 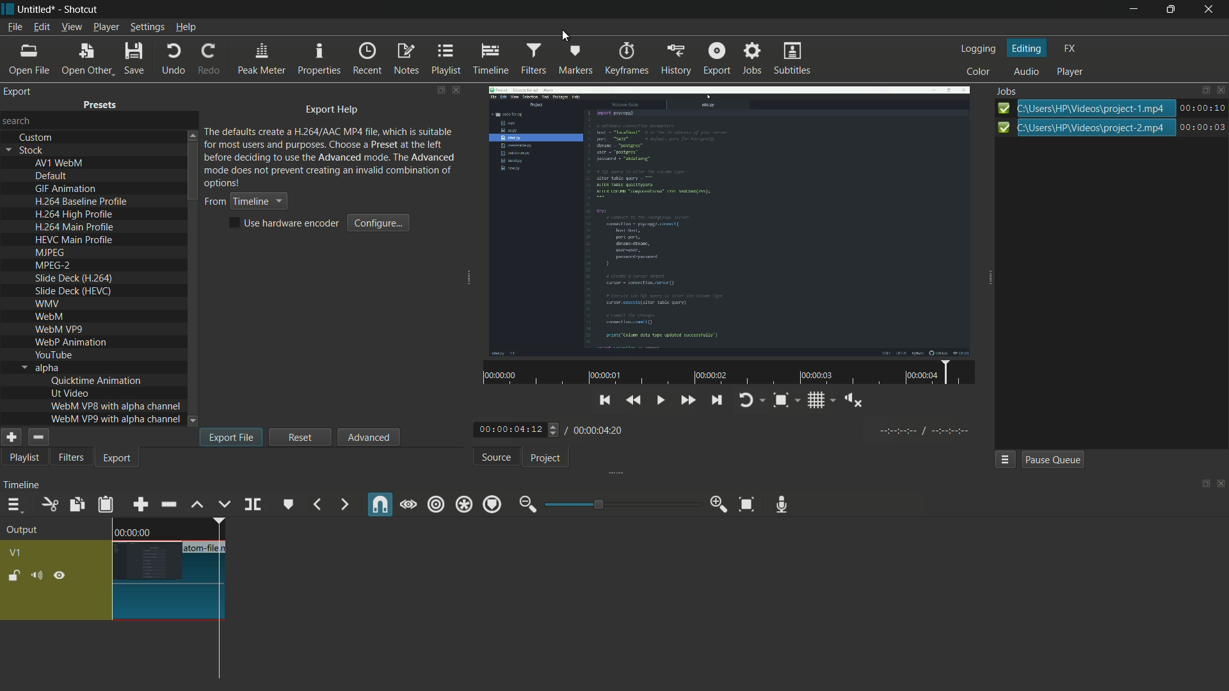 What do you see at coordinates (58, 330) in the screenshot?
I see `webm vp9` at bounding box center [58, 330].